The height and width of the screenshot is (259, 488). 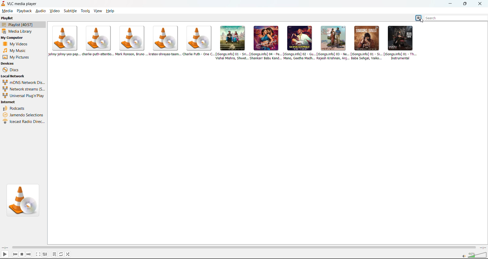 What do you see at coordinates (198, 41) in the screenshot?
I see `track title and preview` at bounding box center [198, 41].